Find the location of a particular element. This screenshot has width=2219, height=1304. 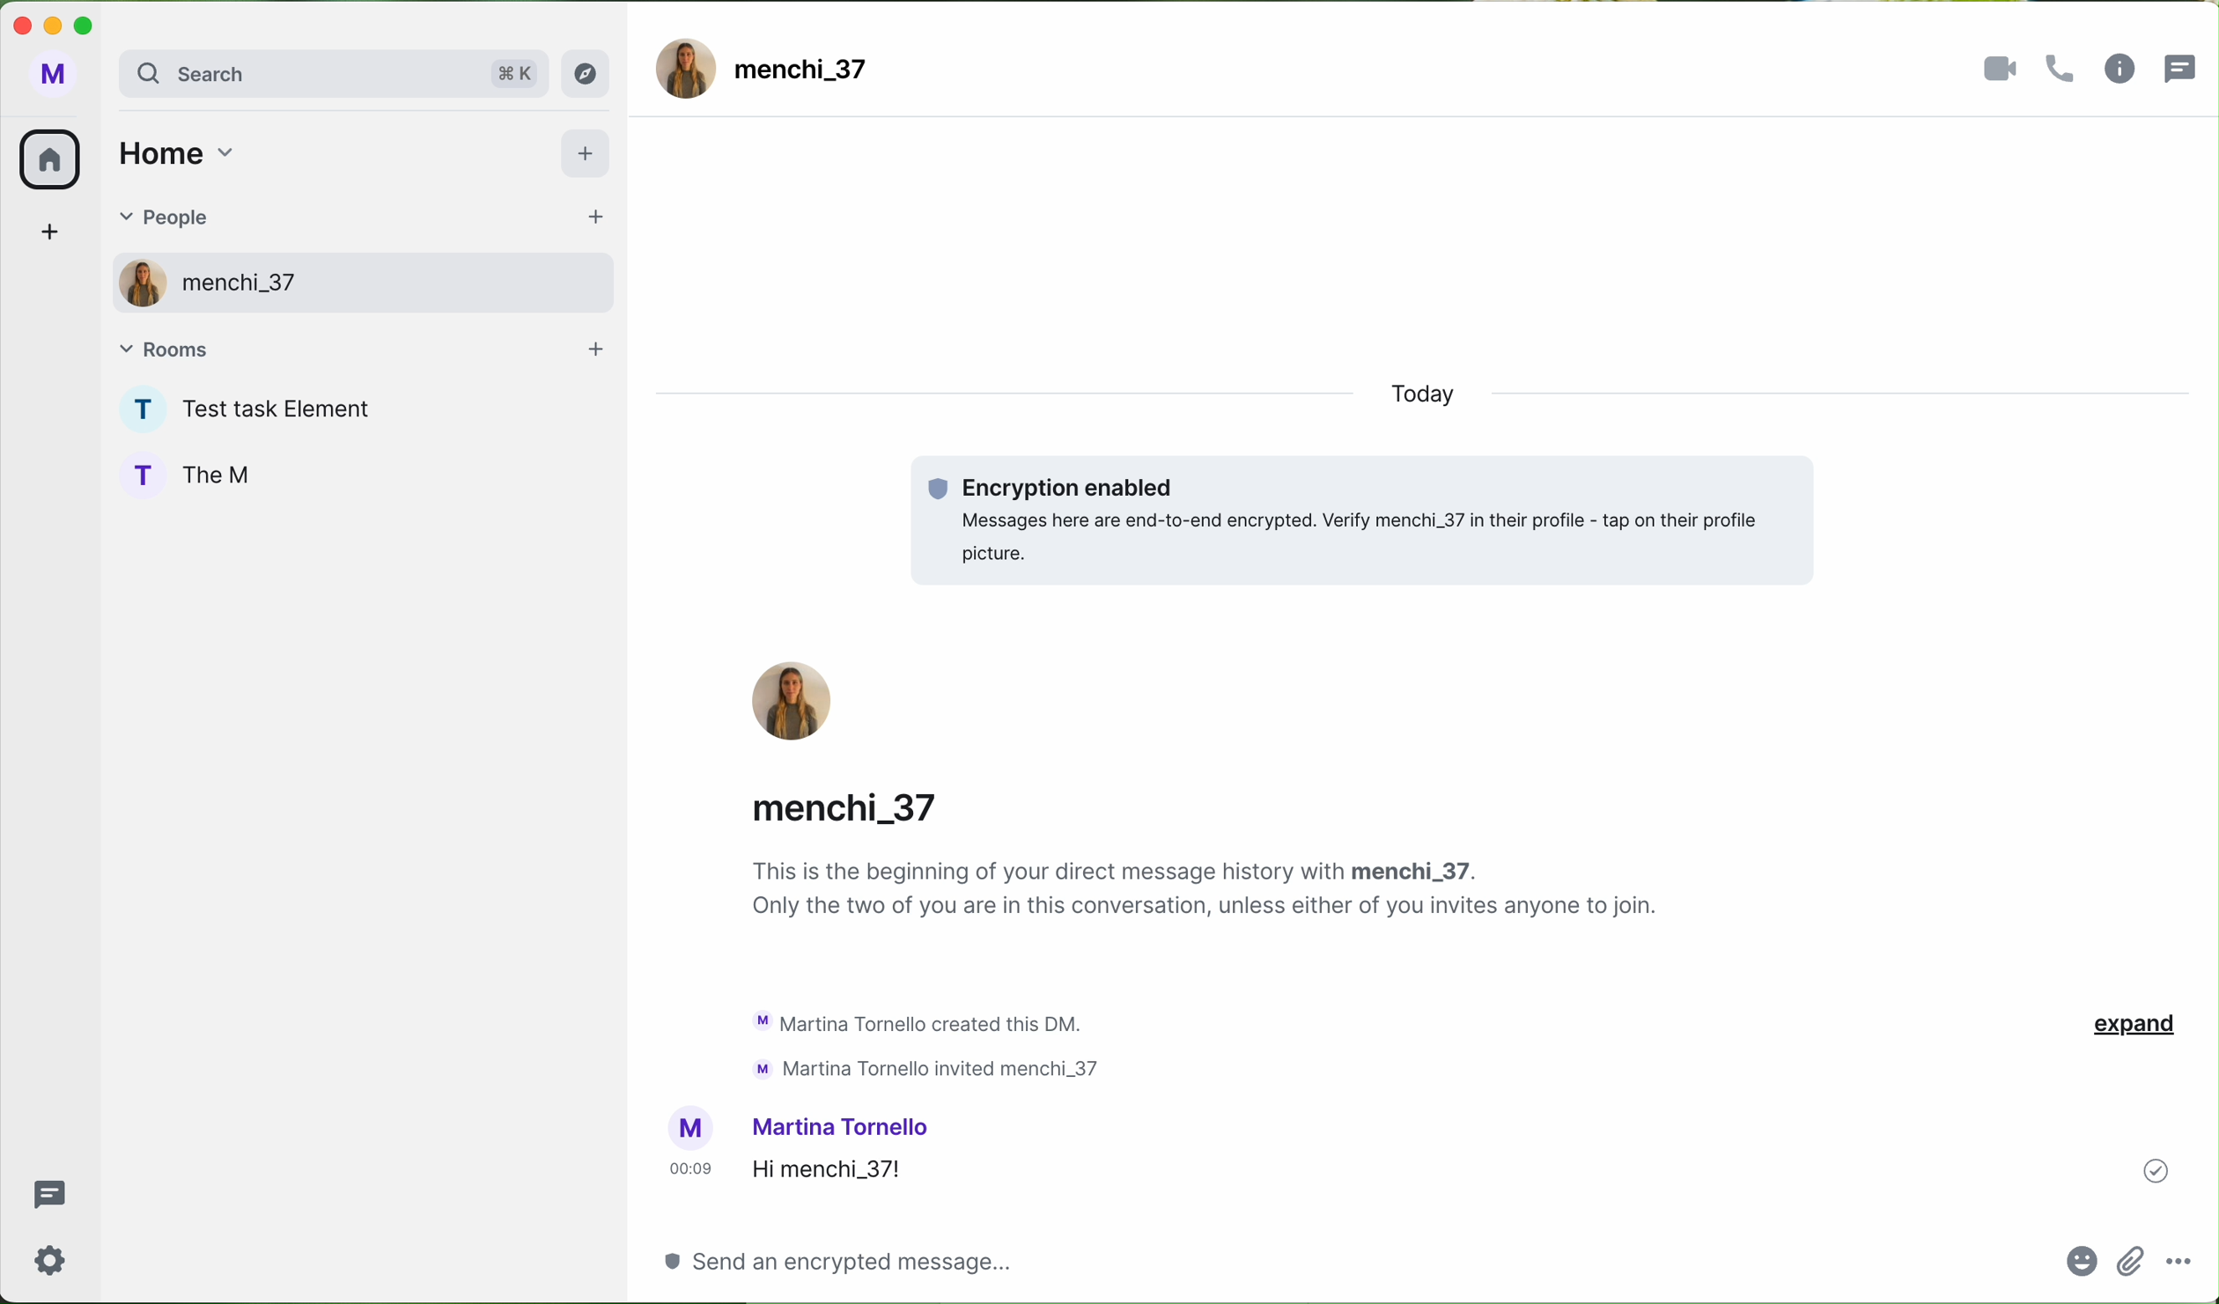

message sended is located at coordinates (1391, 1170).